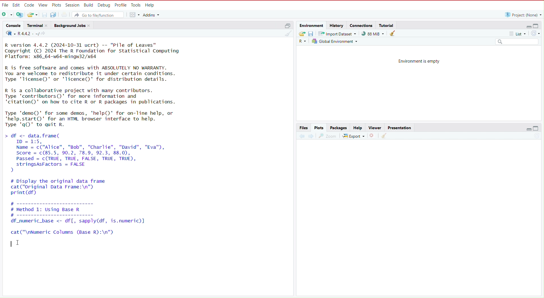 This screenshot has width=544, height=298. Describe the element at coordinates (92, 74) in the screenshot. I see `R is free software and comes with ABSOLUTELY NO WARRANTY.
You are welcome to redistribute it under certain conditions.
Type 'licenseQ' or 'lTicence()' for distribution details.` at that location.